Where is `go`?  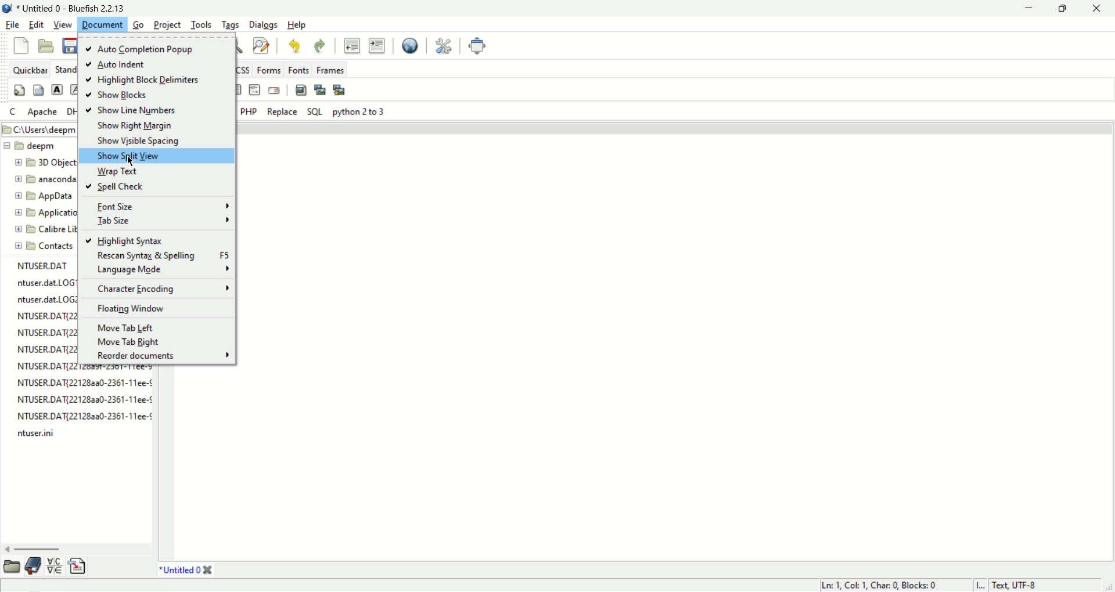
go is located at coordinates (140, 25).